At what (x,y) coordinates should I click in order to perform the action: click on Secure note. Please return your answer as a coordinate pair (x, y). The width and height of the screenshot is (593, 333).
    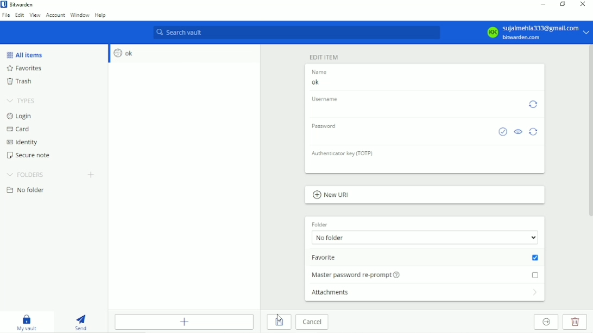
    Looking at the image, I should click on (31, 155).